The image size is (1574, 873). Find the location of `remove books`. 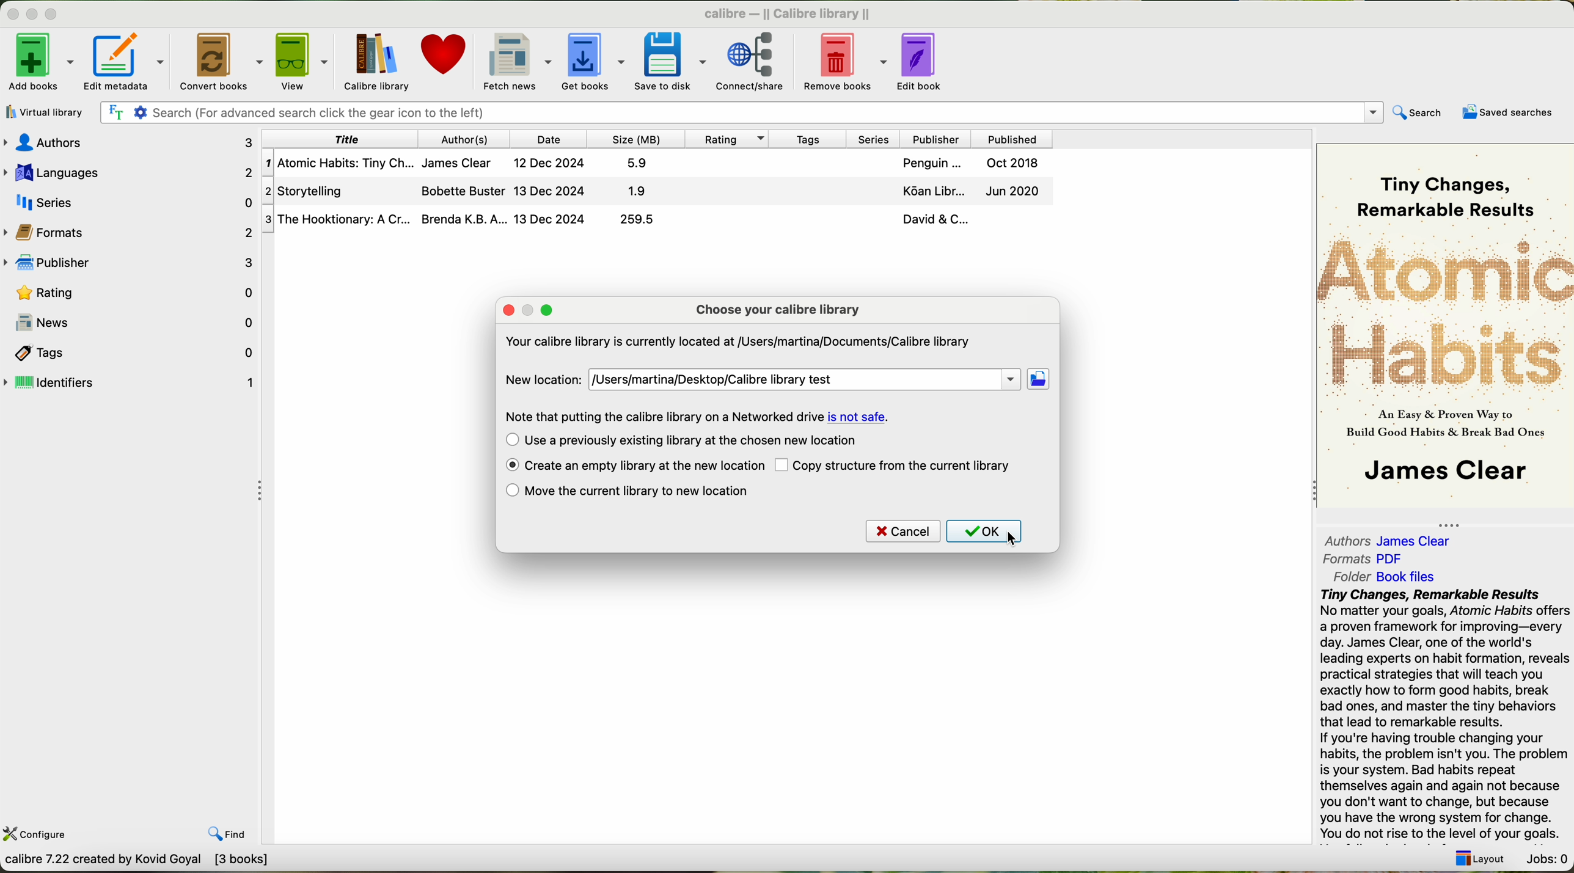

remove books is located at coordinates (848, 60).